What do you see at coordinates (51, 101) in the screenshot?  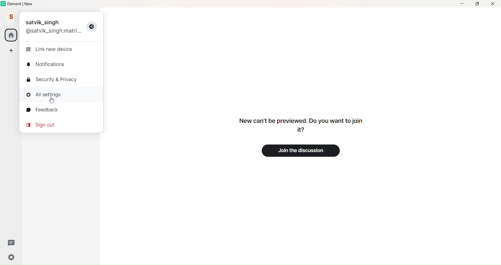 I see `cursor` at bounding box center [51, 101].